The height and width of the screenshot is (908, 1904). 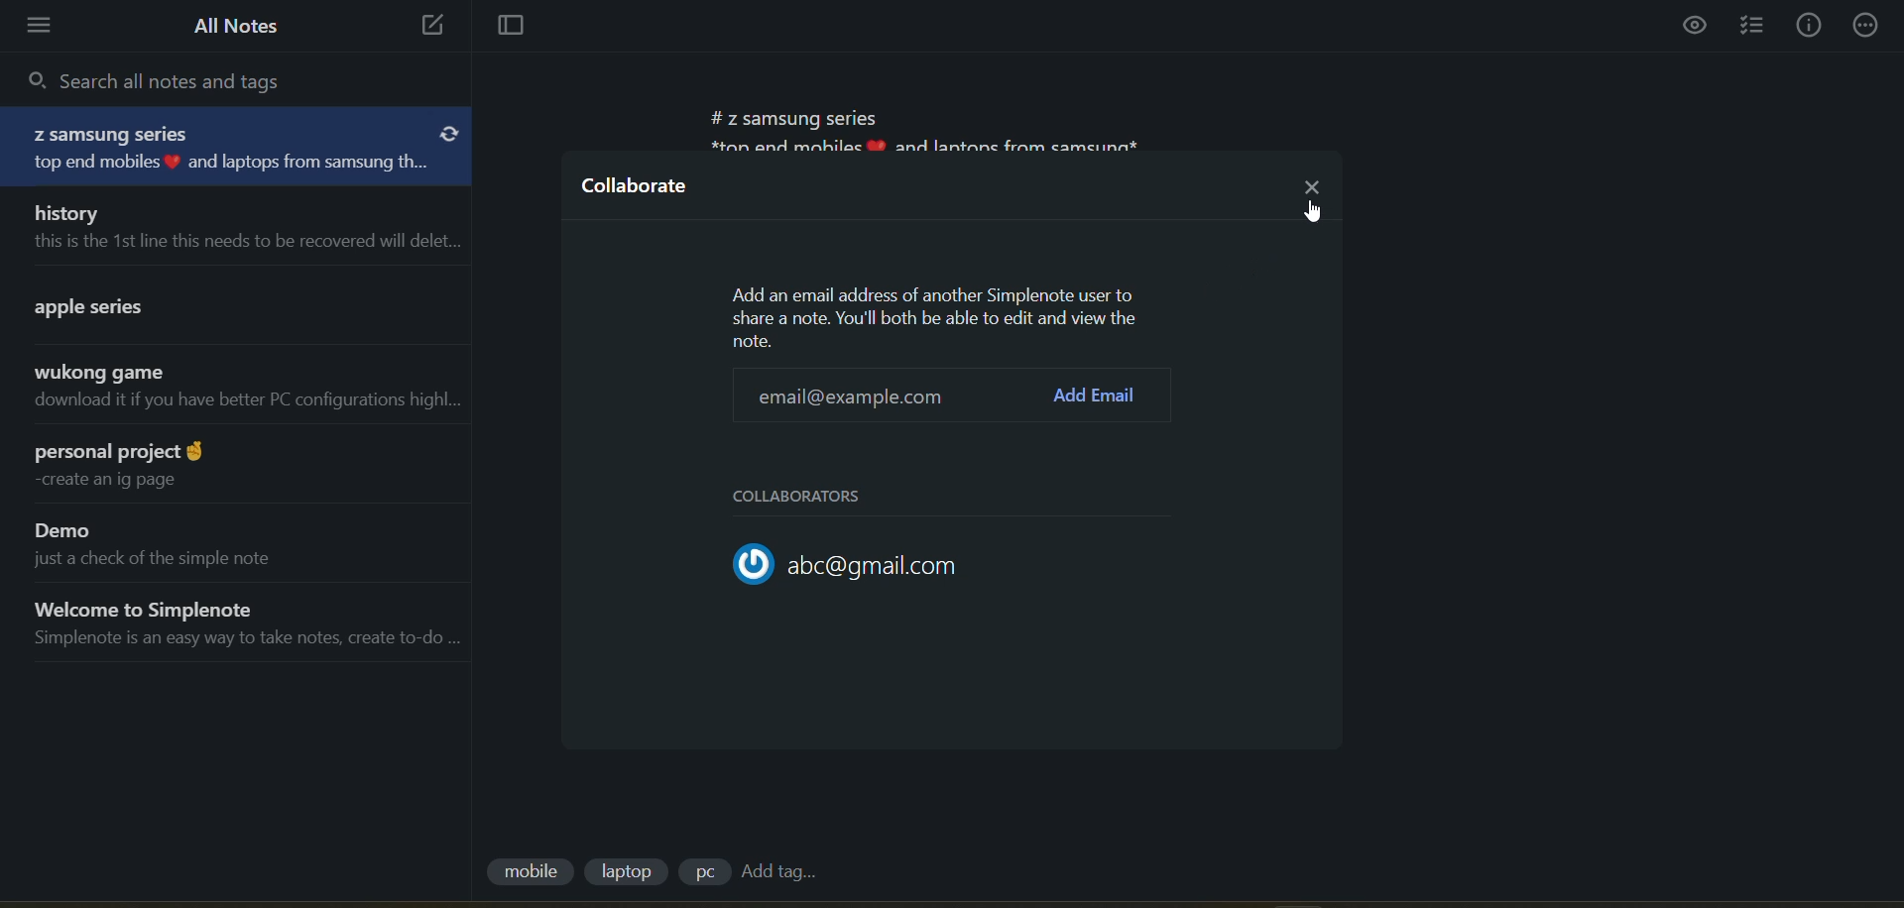 What do you see at coordinates (169, 79) in the screenshot?
I see `search all notes and tags` at bounding box center [169, 79].